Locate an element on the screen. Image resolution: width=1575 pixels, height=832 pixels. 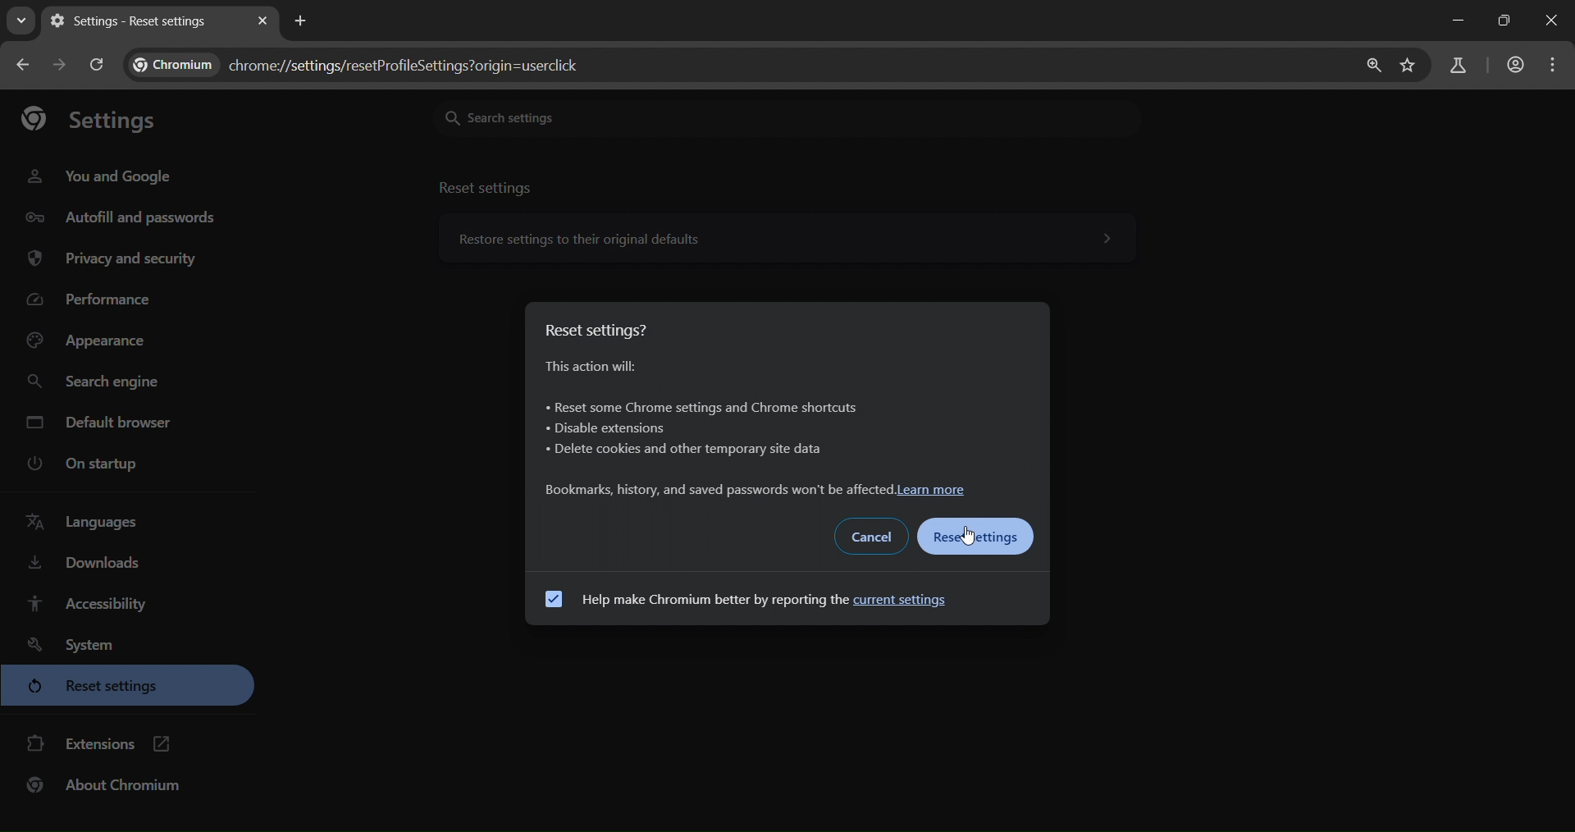
Maximize is located at coordinates (1508, 20).